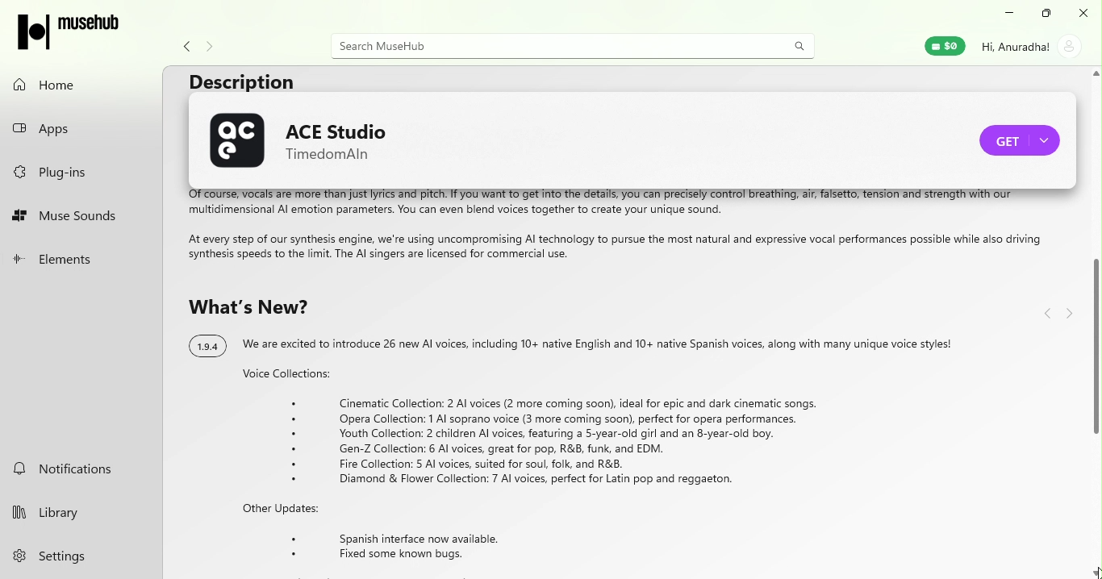  What do you see at coordinates (82, 127) in the screenshot?
I see `apps` at bounding box center [82, 127].